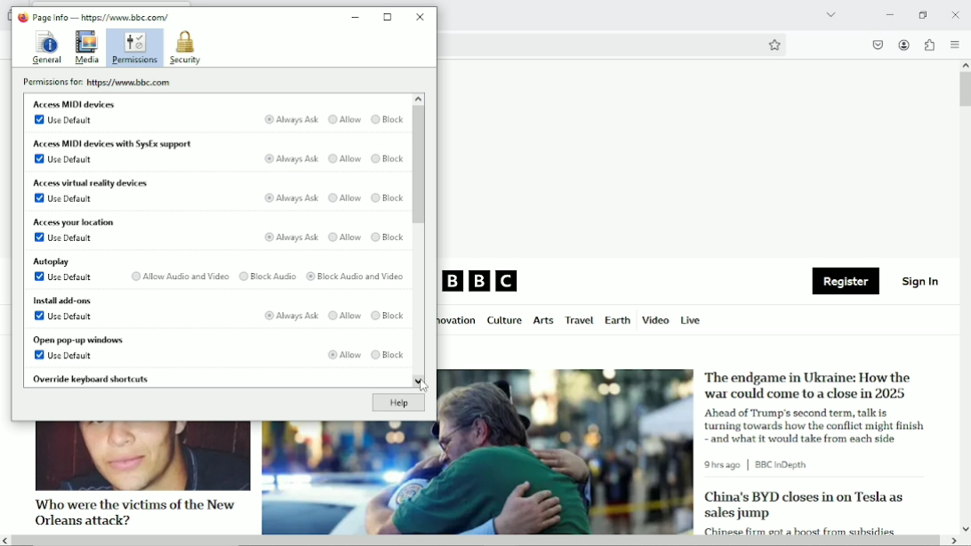 The height and width of the screenshot is (546, 971). What do you see at coordinates (877, 44) in the screenshot?
I see `save to pocket` at bounding box center [877, 44].